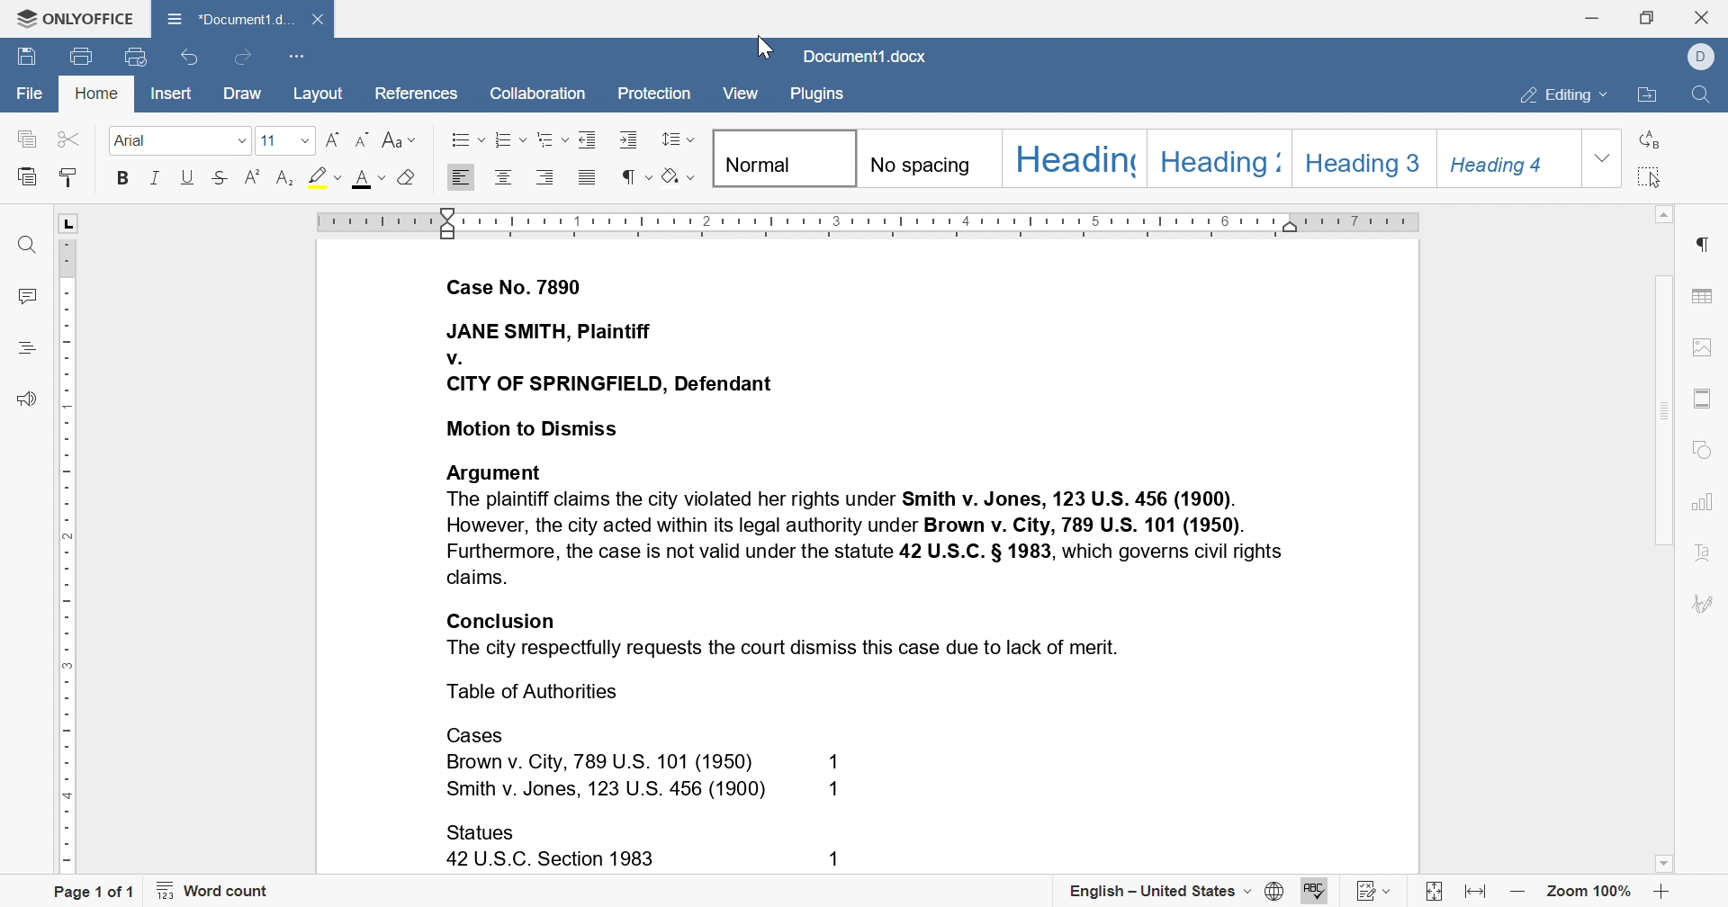 The height and width of the screenshot is (907, 1728). I want to click on ONLYOFFICE, so click(72, 22).